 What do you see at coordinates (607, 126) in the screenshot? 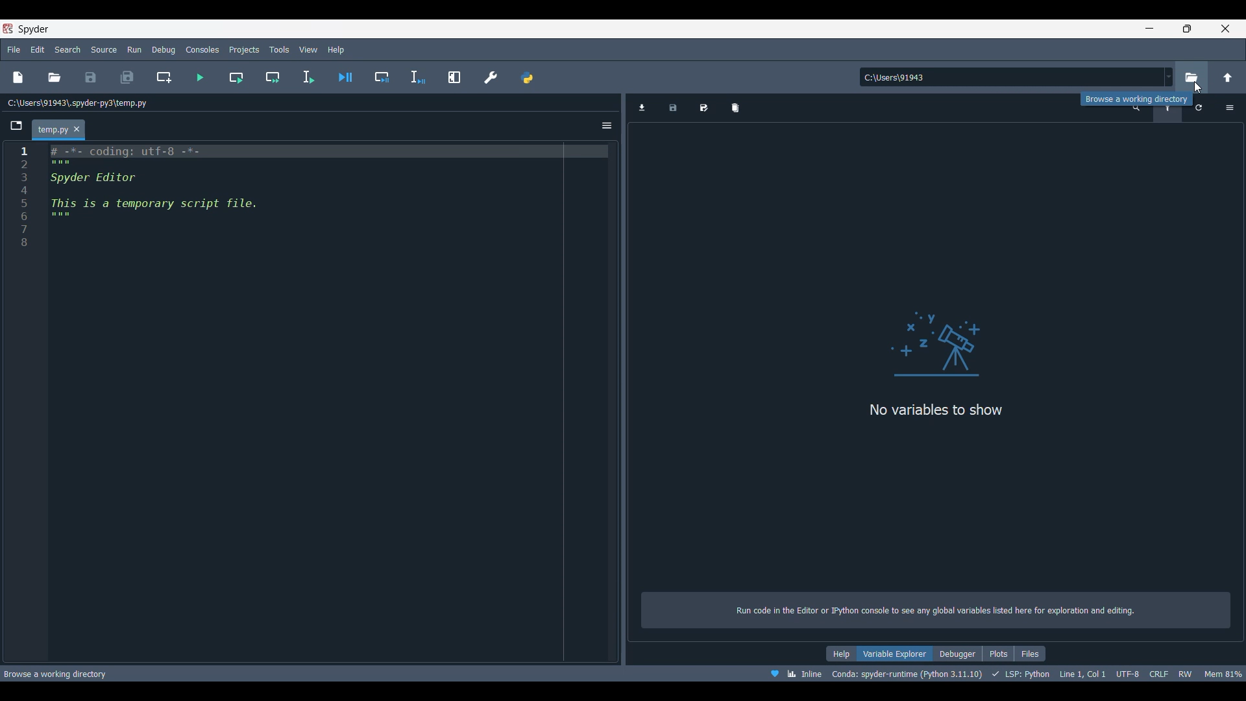
I see `Options` at bounding box center [607, 126].